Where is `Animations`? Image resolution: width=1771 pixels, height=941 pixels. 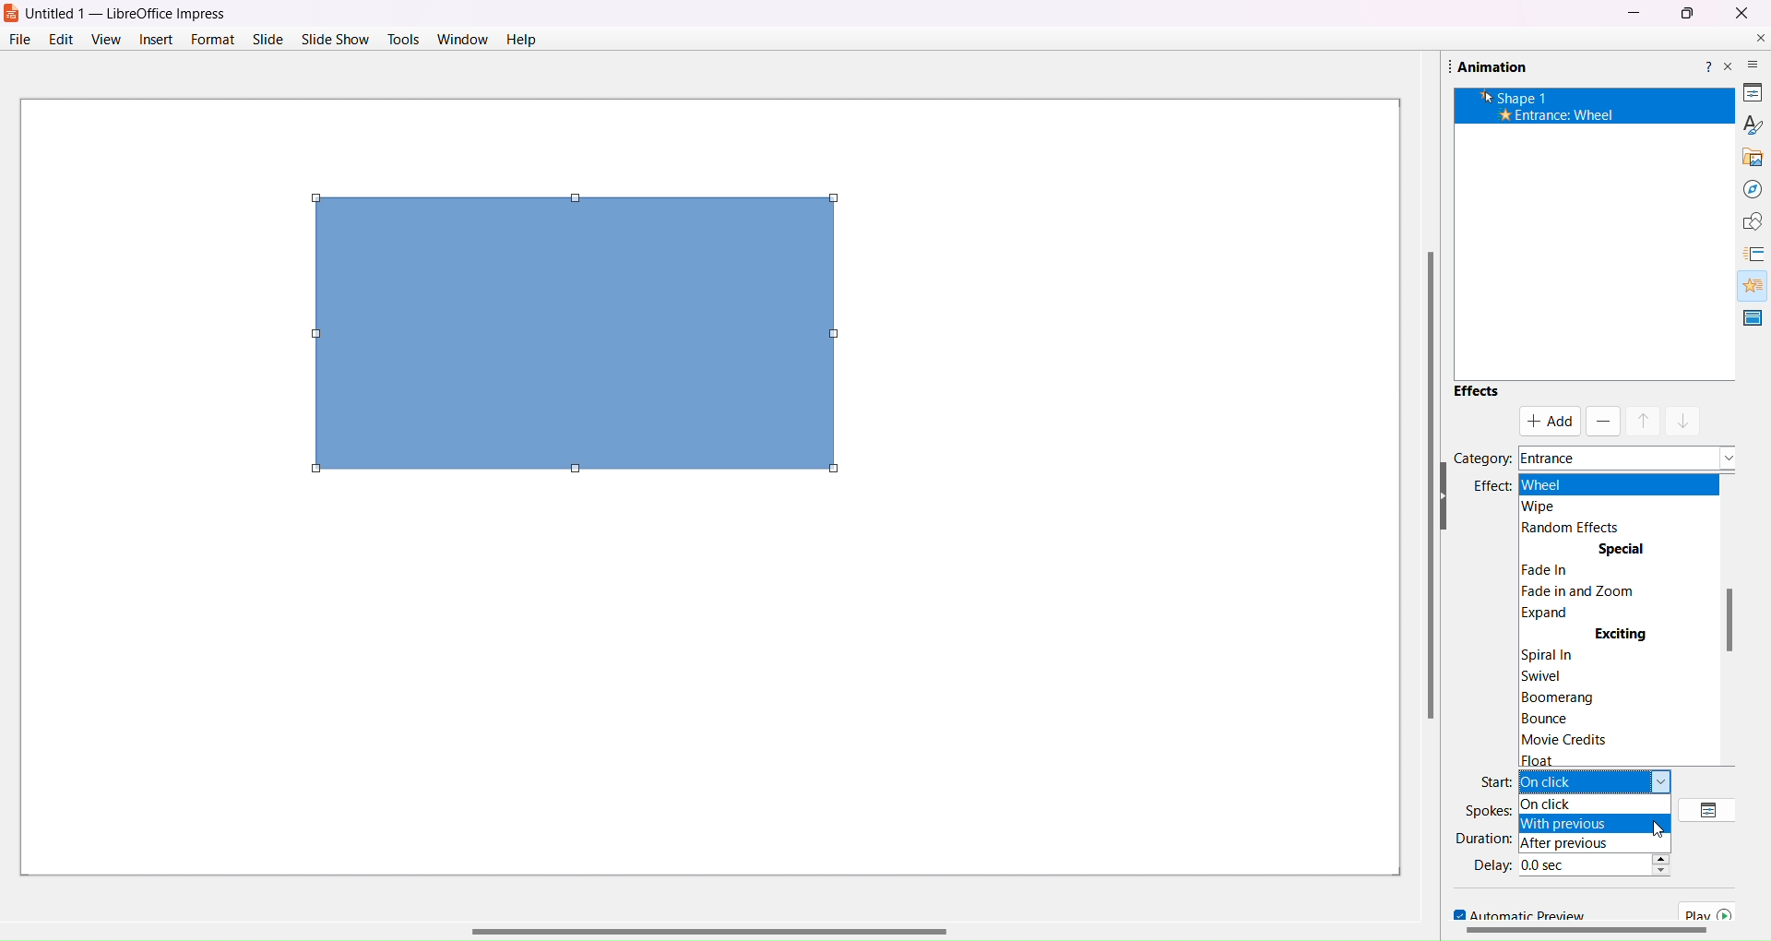 Animations is located at coordinates (1746, 282).